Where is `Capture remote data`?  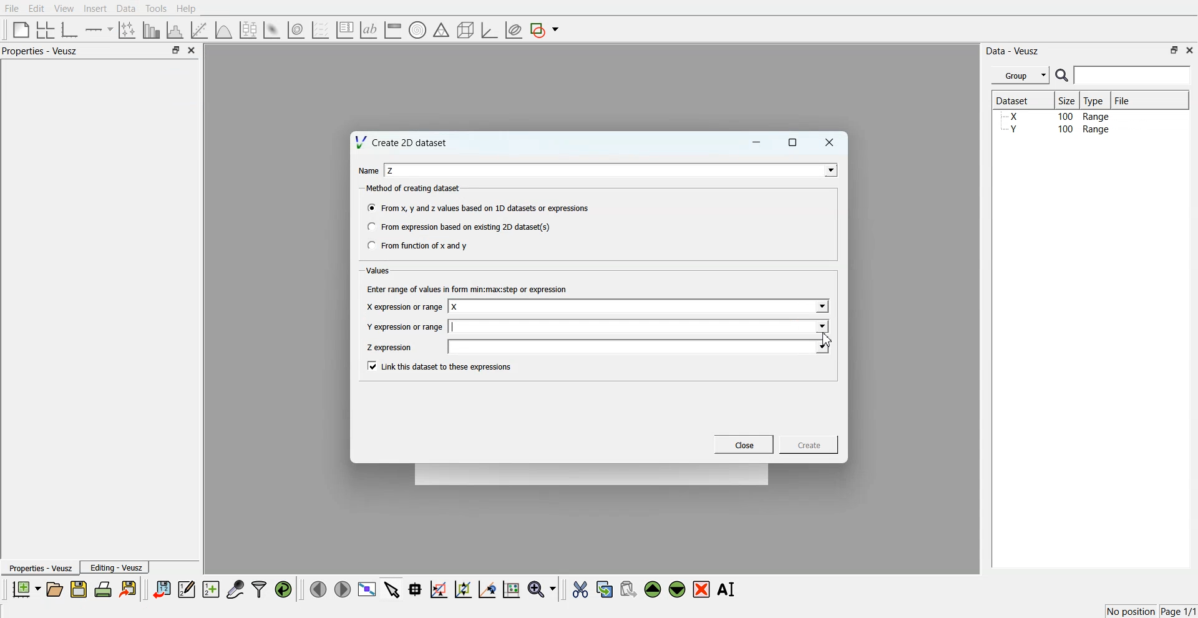 Capture remote data is located at coordinates (235, 589).